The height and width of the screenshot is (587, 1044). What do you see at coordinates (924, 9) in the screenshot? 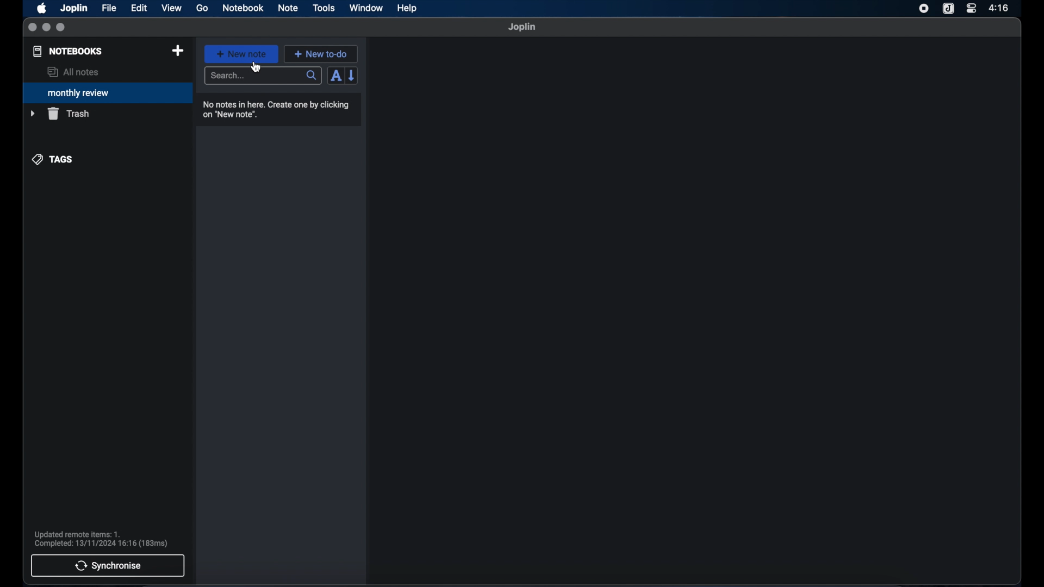
I see `screen recorder icon` at bounding box center [924, 9].